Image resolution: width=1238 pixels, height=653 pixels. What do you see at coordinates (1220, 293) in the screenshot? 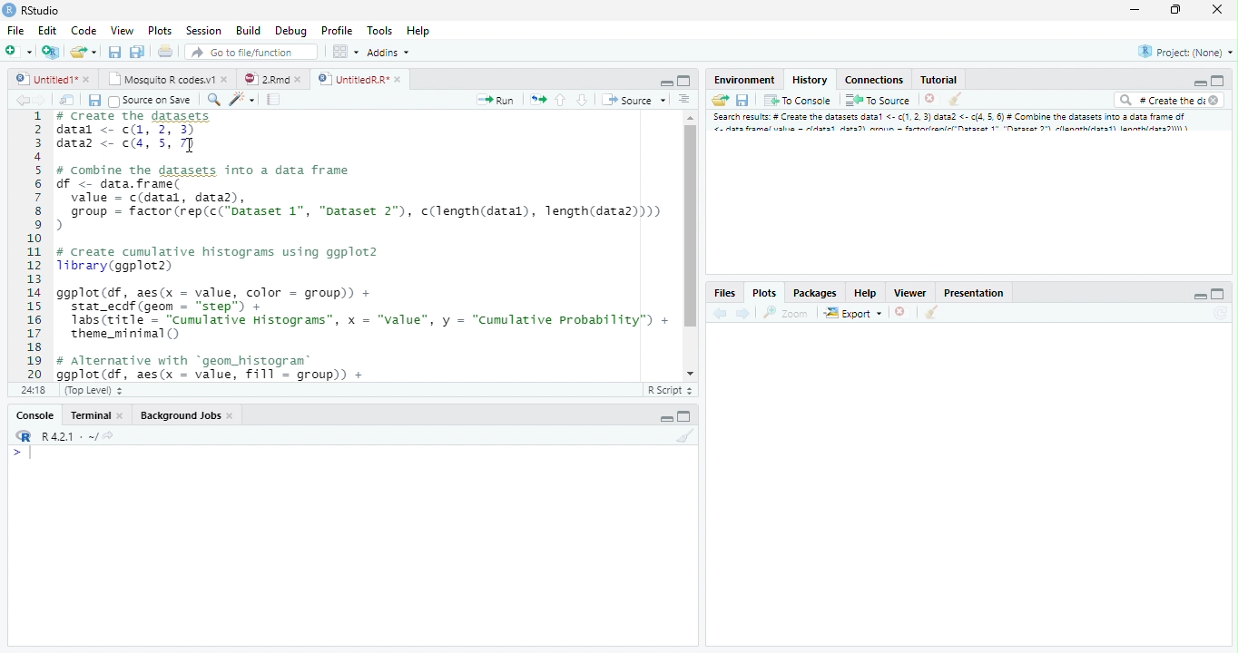
I see `Maximize` at bounding box center [1220, 293].